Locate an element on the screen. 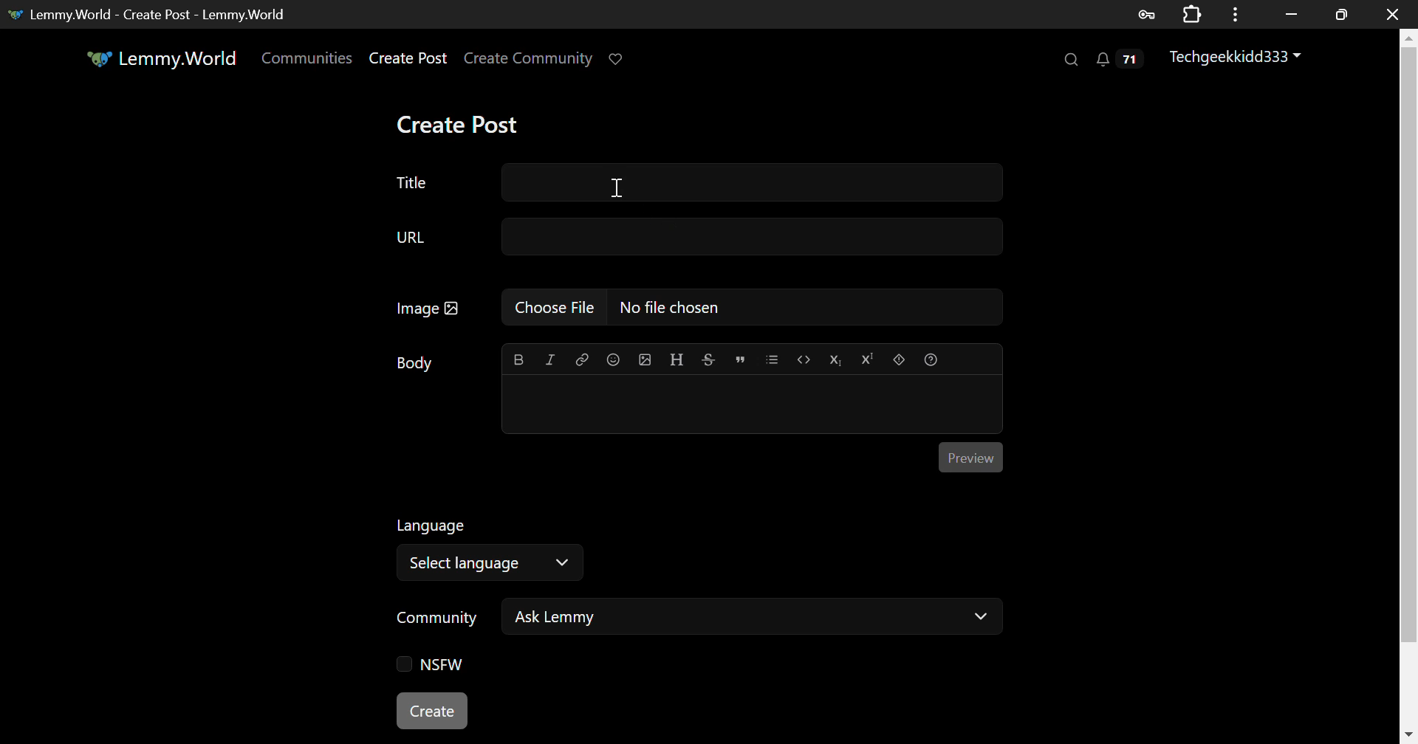  Image Field is located at coordinates (692, 313).